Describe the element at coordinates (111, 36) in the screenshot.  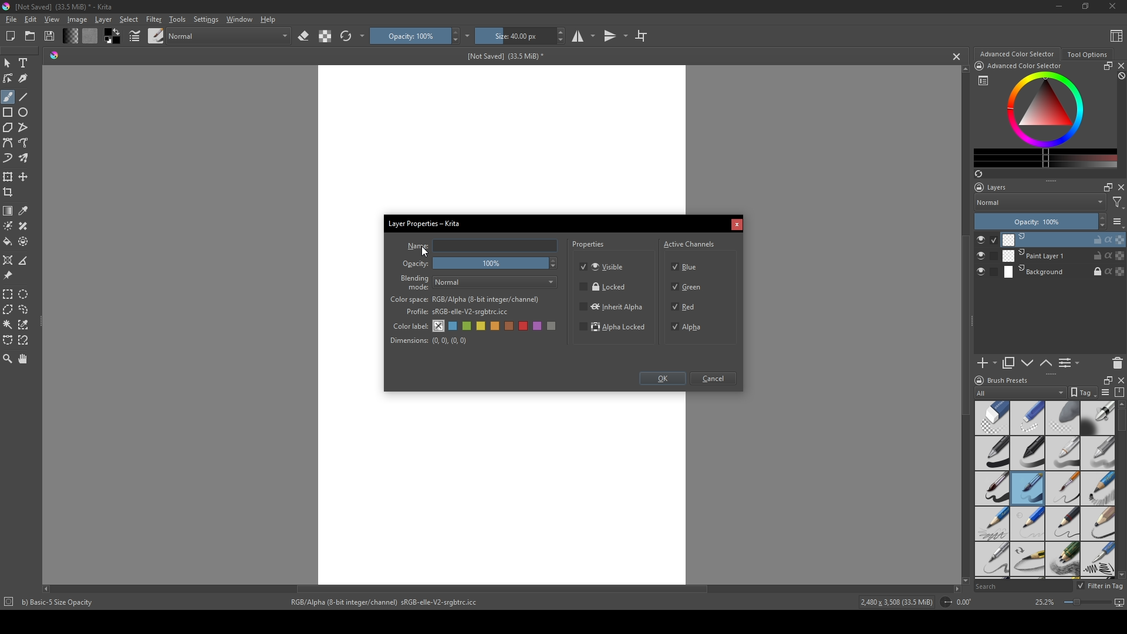
I see `color` at that location.